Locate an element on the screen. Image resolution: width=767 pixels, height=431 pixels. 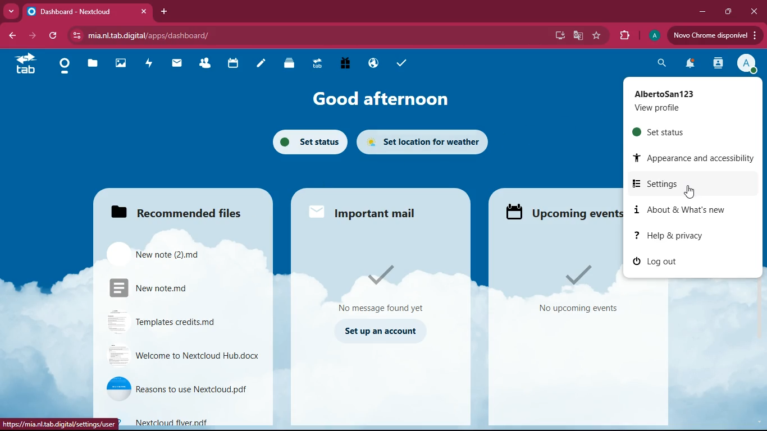
back is located at coordinates (12, 36).